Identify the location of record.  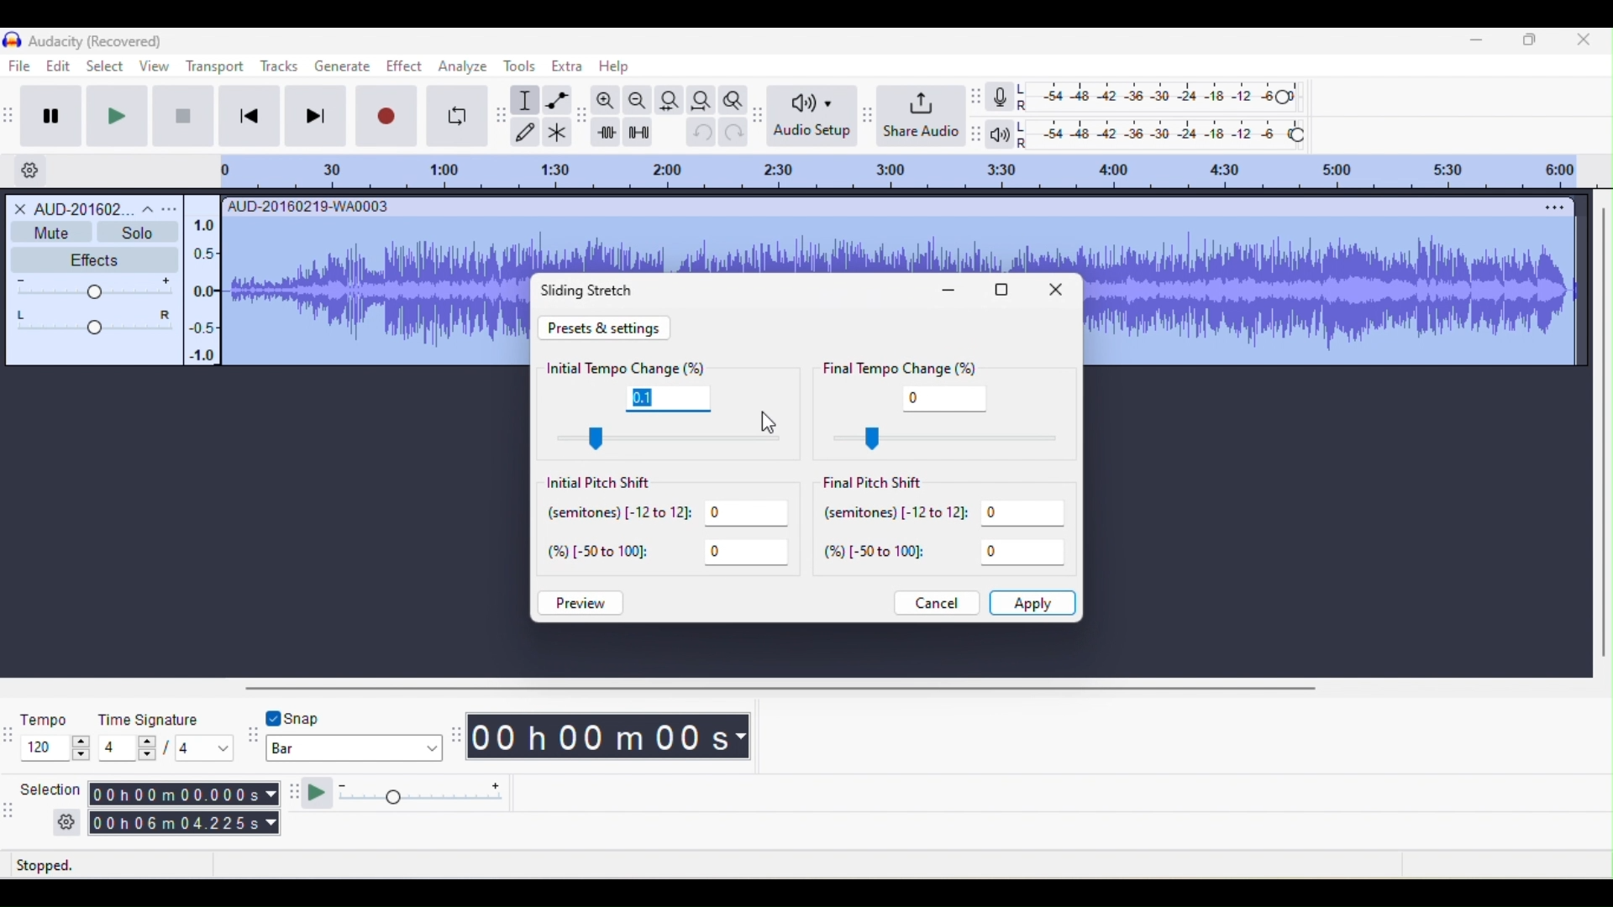
(387, 117).